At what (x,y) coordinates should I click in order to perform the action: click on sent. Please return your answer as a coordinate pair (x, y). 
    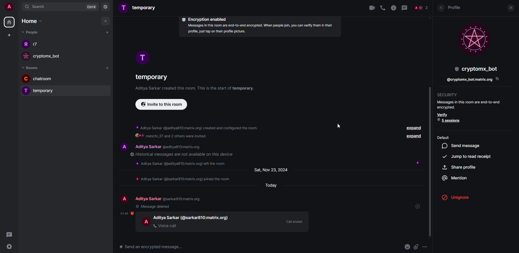
    Looking at the image, I should click on (419, 206).